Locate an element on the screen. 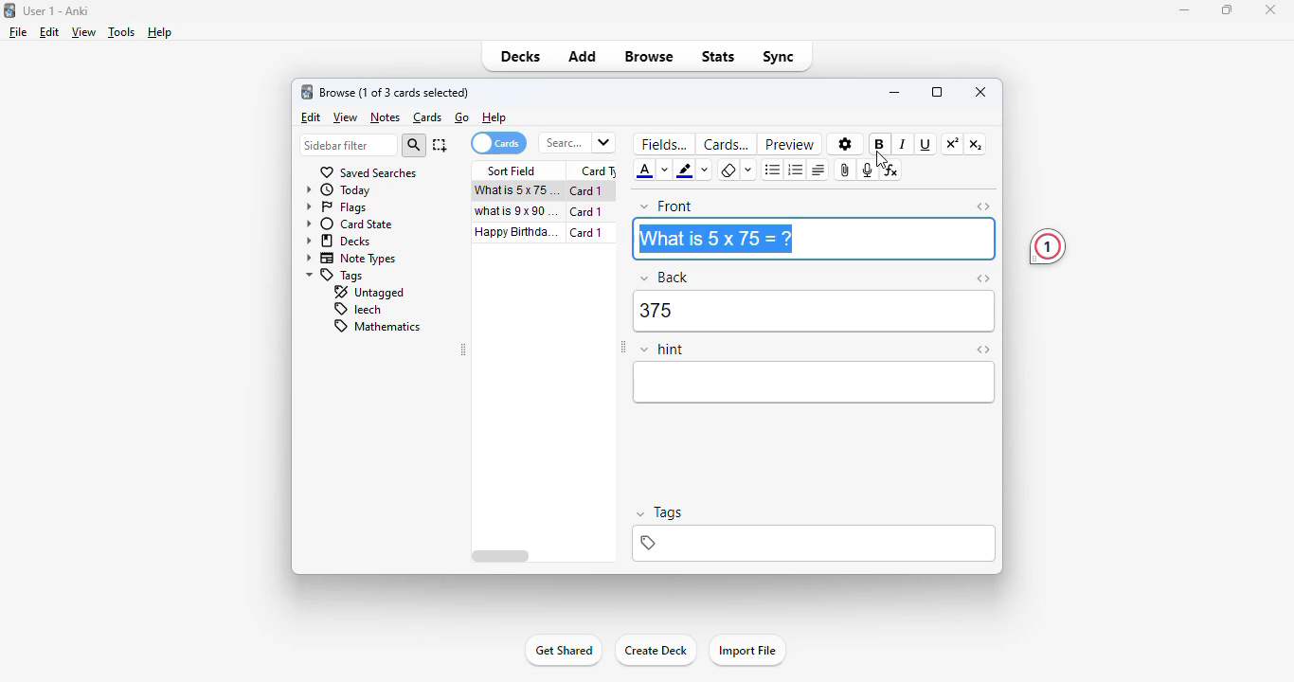 This screenshot has height=682, width=1294. flags is located at coordinates (335, 207).